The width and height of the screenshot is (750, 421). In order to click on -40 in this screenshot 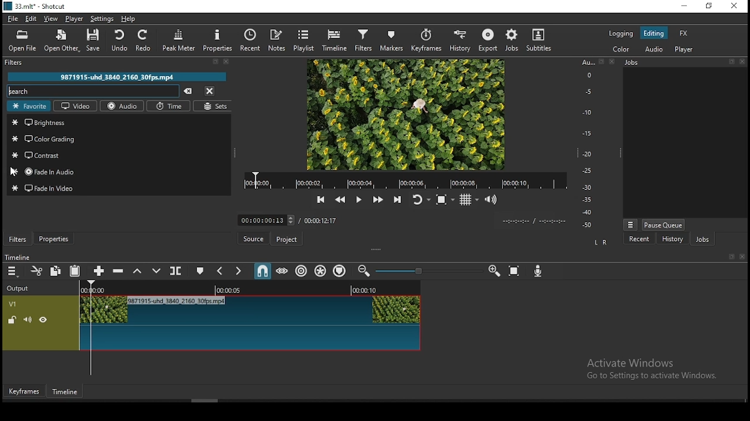, I will do `click(588, 212)`.